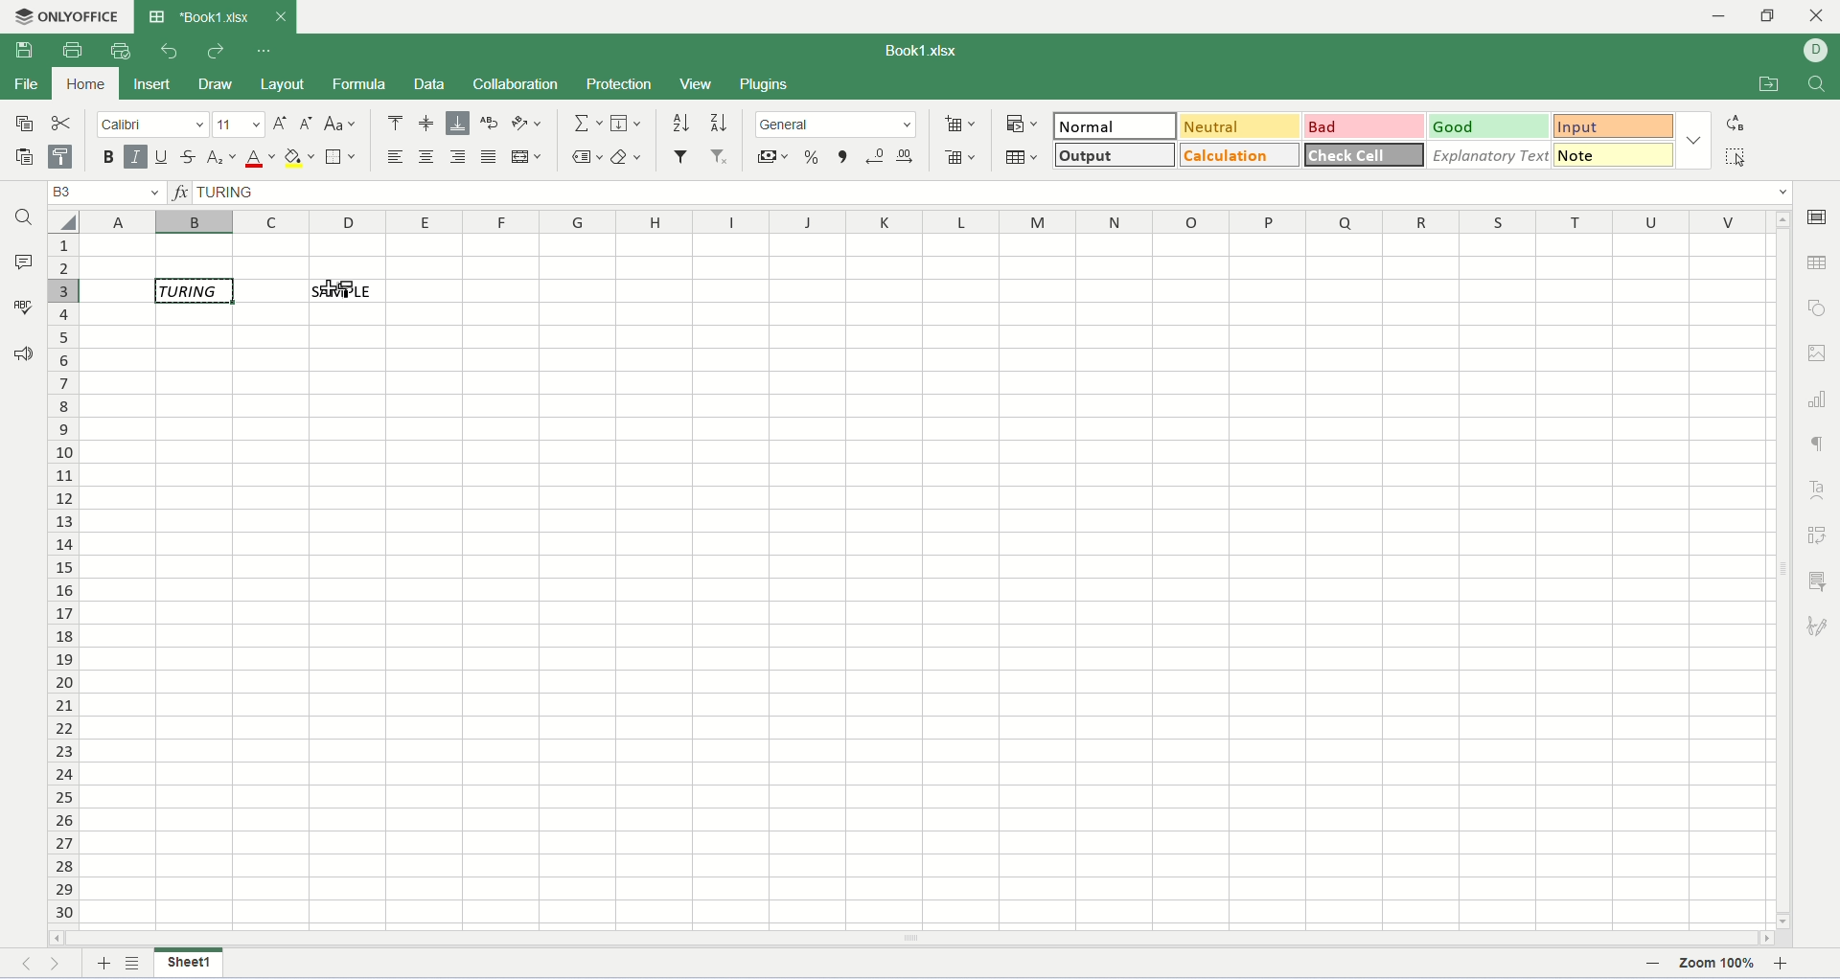 This screenshot has width=1840, height=979. What do you see at coordinates (844, 158) in the screenshot?
I see `comma style` at bounding box center [844, 158].